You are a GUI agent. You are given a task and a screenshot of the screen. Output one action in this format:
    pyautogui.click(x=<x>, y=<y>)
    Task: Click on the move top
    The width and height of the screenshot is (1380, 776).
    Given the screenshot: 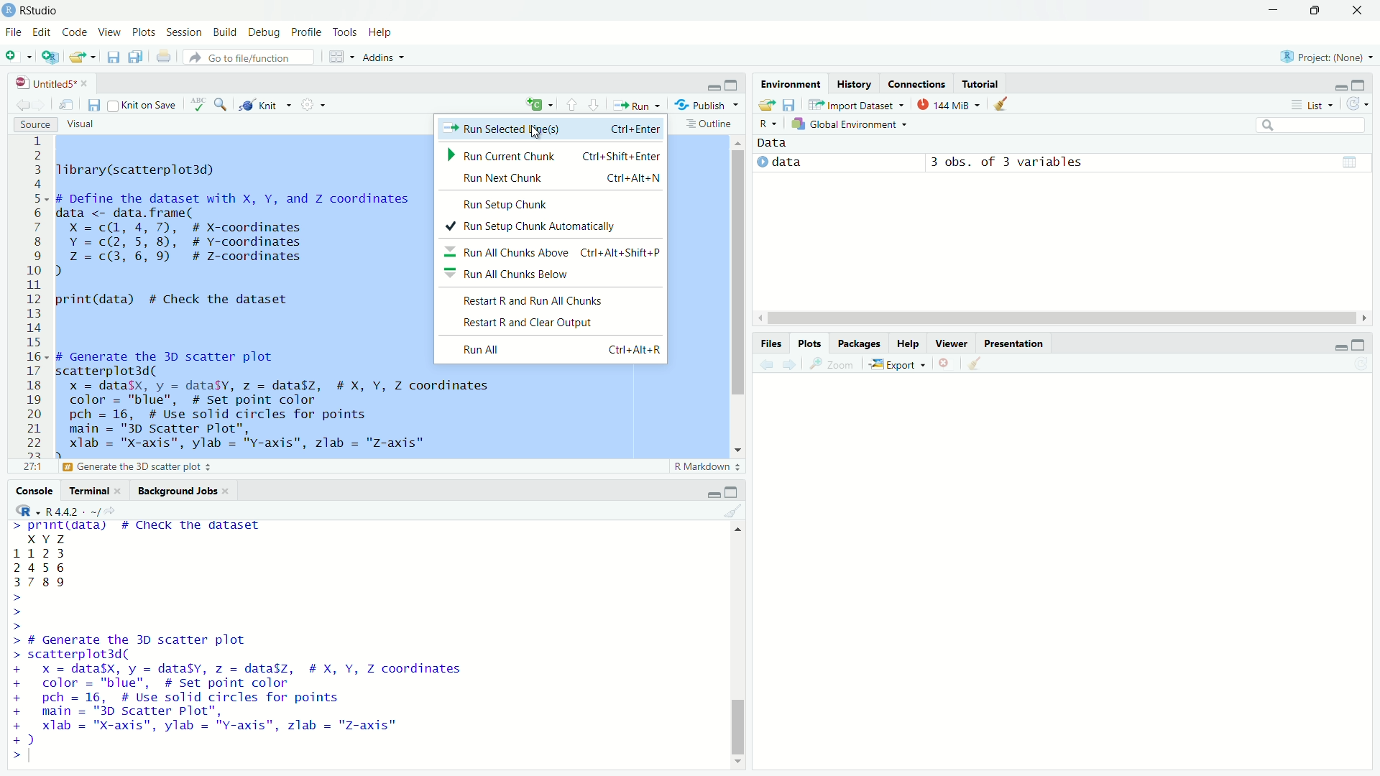 What is the action you would take?
    pyautogui.click(x=737, y=142)
    